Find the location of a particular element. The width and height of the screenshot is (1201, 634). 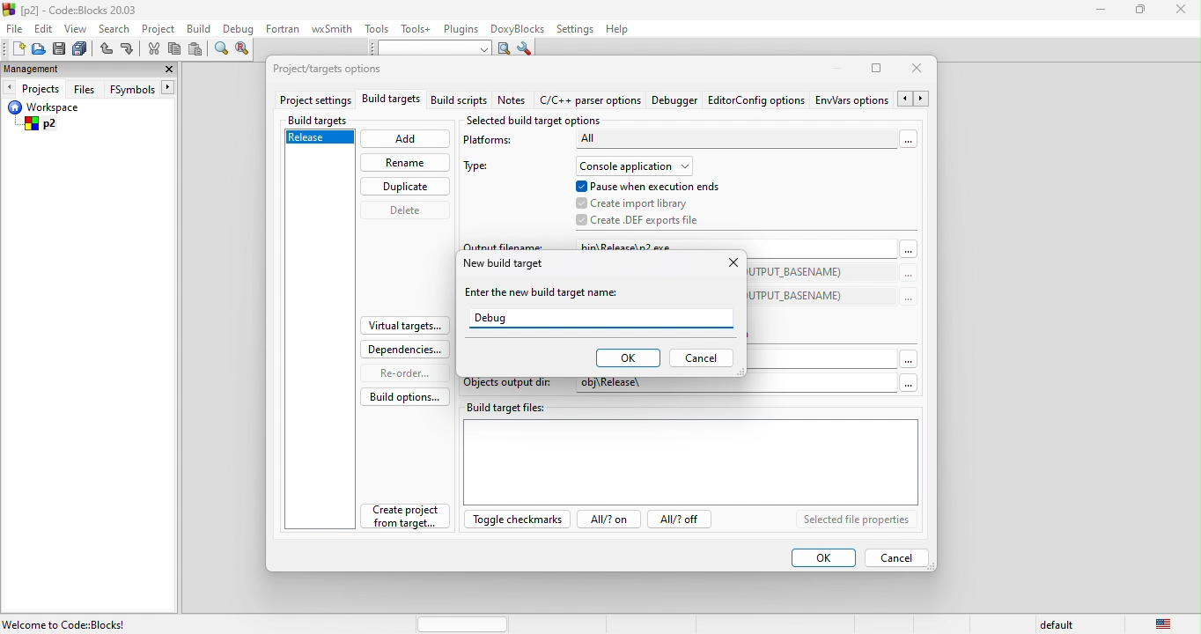

add is located at coordinates (408, 139).